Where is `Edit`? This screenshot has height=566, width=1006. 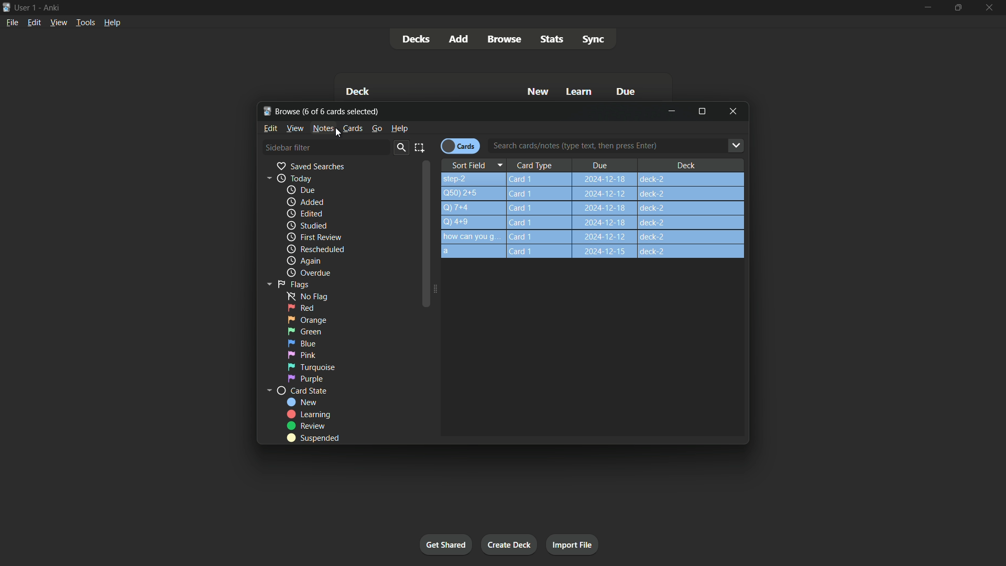
Edit is located at coordinates (271, 128).